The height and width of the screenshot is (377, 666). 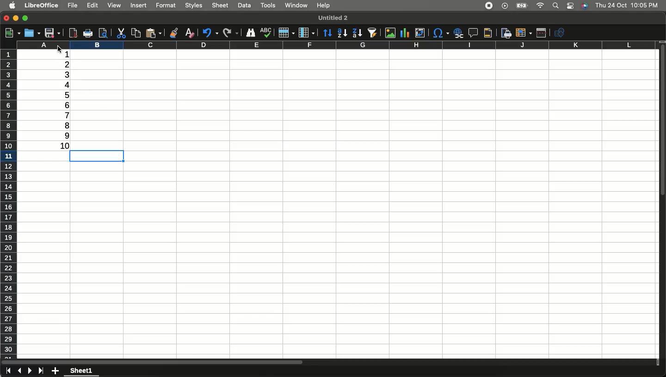 What do you see at coordinates (43, 6) in the screenshot?
I see `LibreOffice` at bounding box center [43, 6].